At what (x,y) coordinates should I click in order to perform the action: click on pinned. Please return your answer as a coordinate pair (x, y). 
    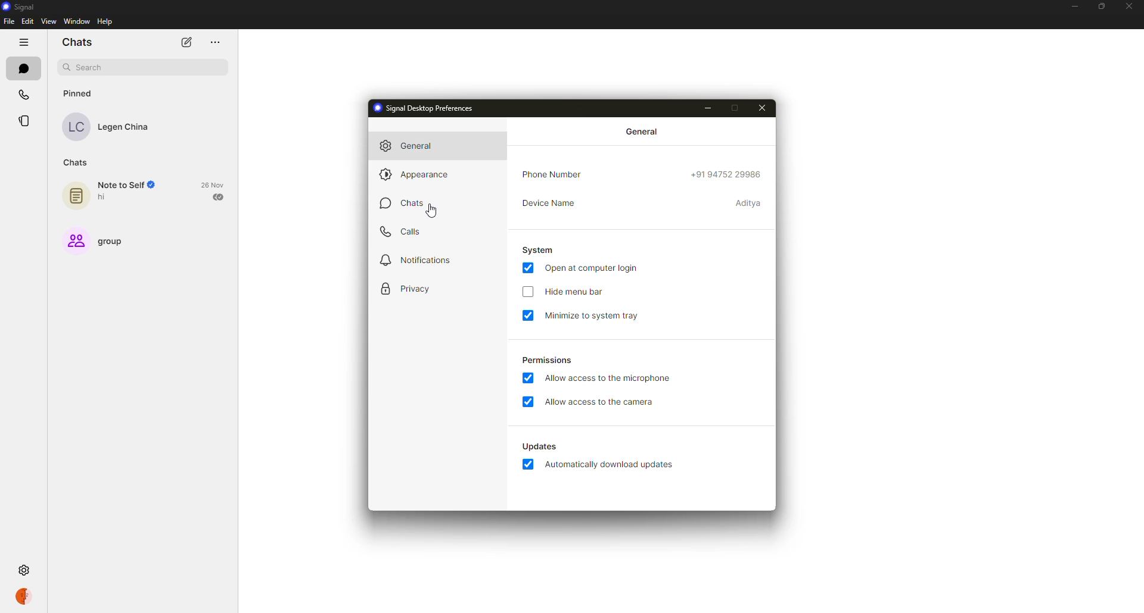
    Looking at the image, I should click on (77, 93).